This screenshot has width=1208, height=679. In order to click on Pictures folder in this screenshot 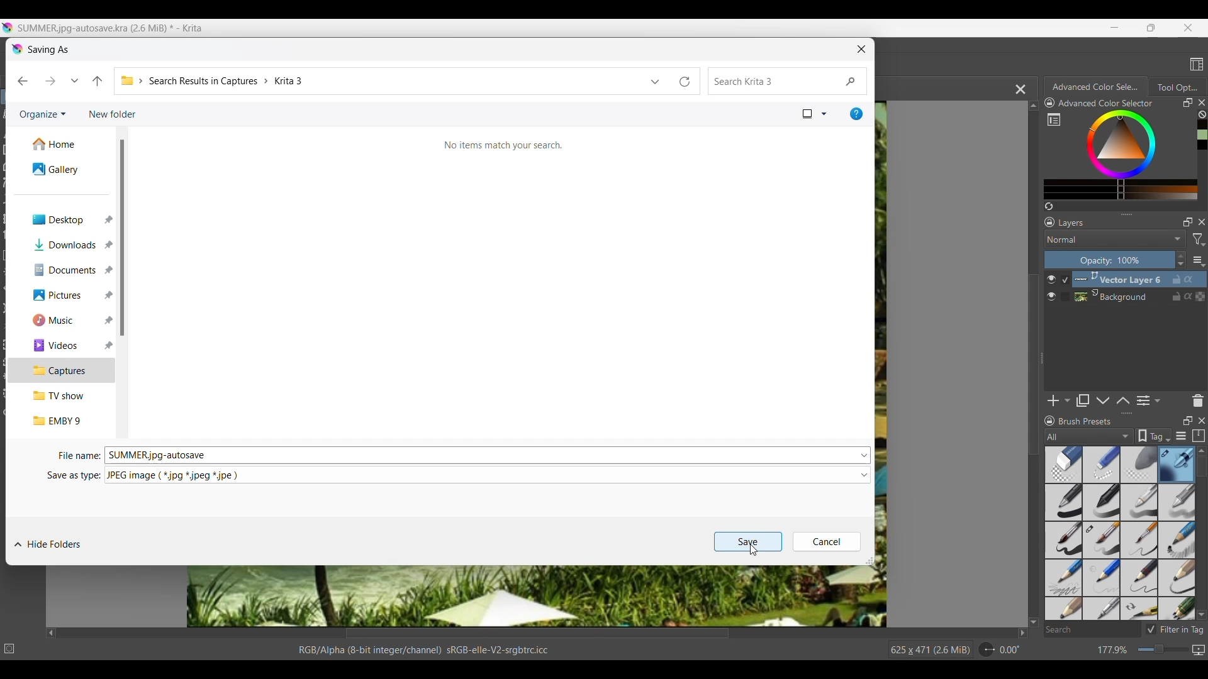, I will do `click(61, 295)`.